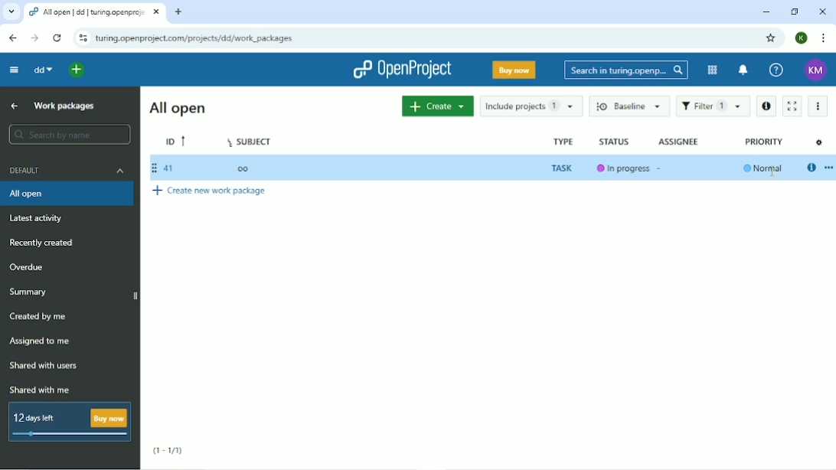  I want to click on (1-1/1), so click(170, 452).